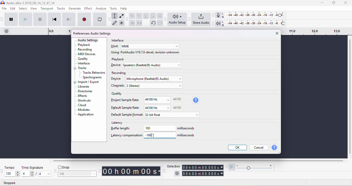 The height and width of the screenshot is (186, 352). What do you see at coordinates (133, 24) in the screenshot?
I see `trim outside slection` at bounding box center [133, 24].